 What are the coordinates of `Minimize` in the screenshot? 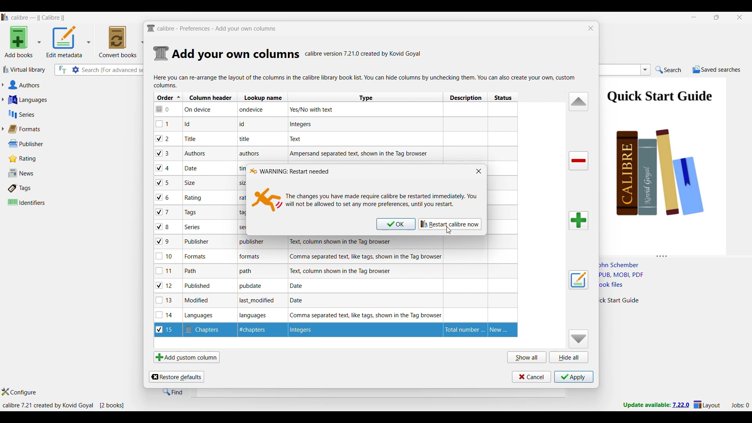 It's located at (694, 17).